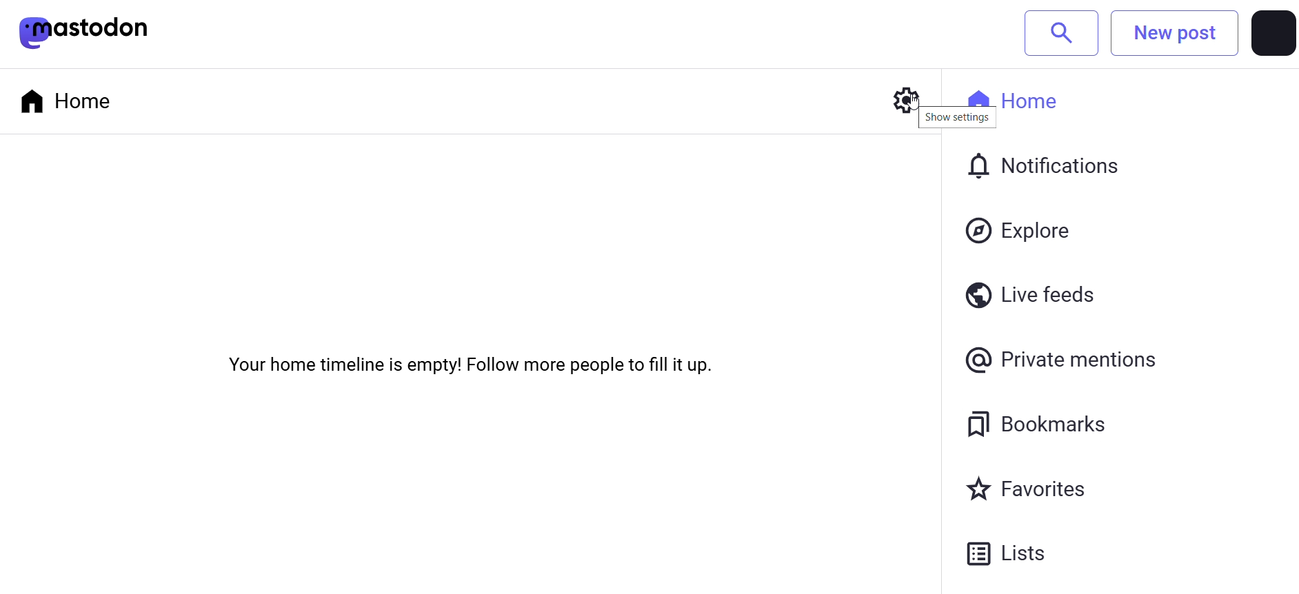 This screenshot has width=1299, height=594. What do you see at coordinates (1026, 489) in the screenshot?
I see `favorites` at bounding box center [1026, 489].